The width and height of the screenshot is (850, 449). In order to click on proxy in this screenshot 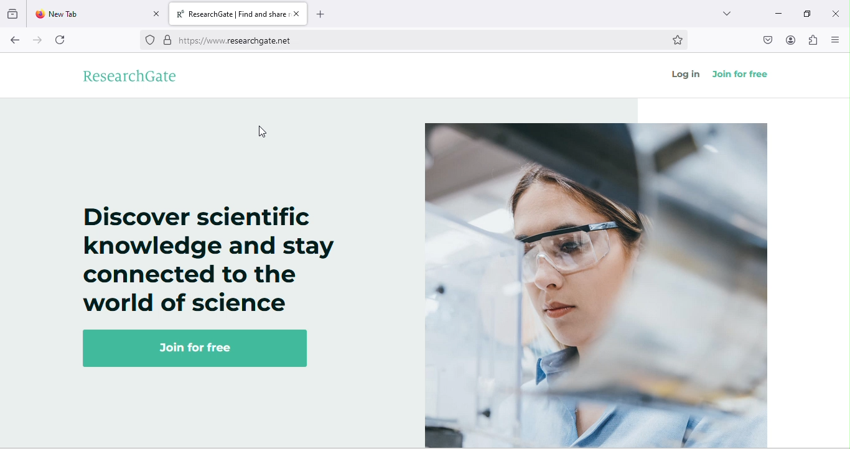, I will do `click(149, 40)`.